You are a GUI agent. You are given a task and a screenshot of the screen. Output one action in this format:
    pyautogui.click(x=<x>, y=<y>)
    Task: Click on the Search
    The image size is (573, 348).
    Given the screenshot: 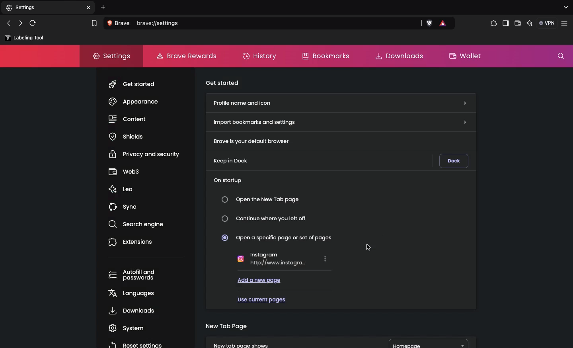 What is the action you would take?
    pyautogui.click(x=561, y=56)
    